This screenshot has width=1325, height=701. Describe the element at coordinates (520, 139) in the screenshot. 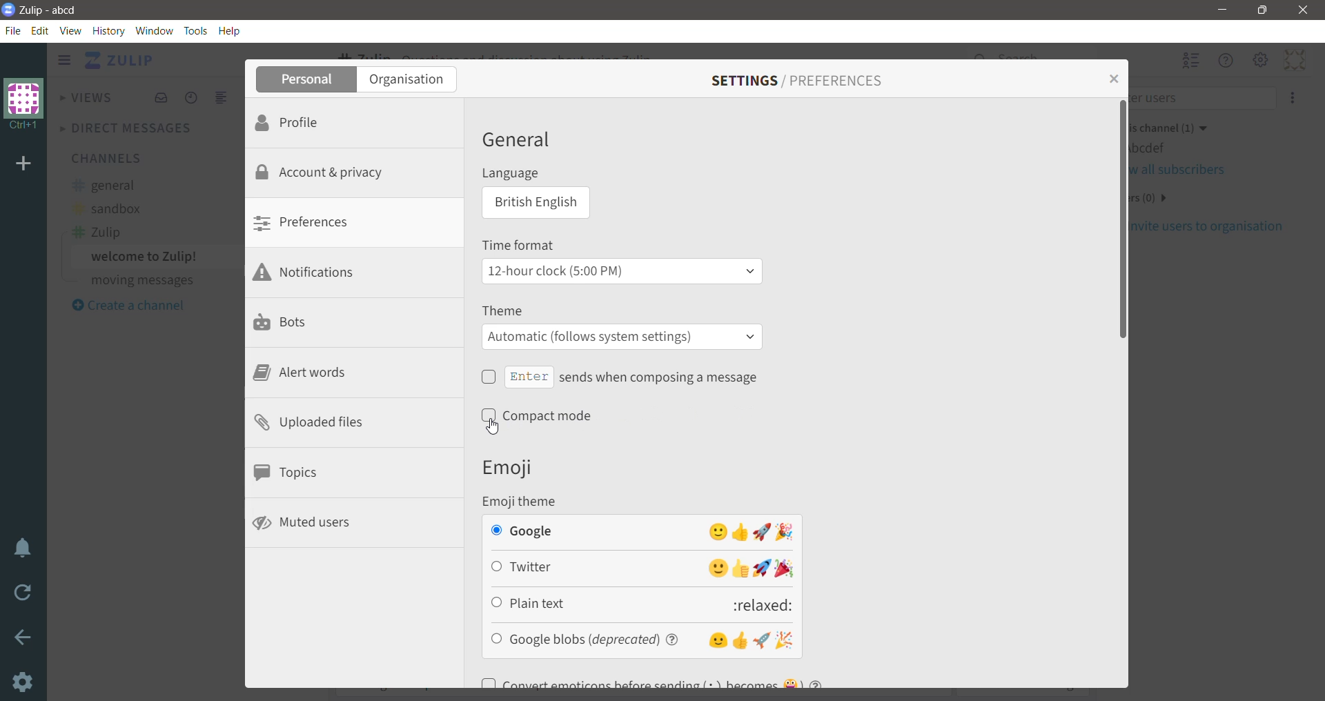

I see `General` at that location.